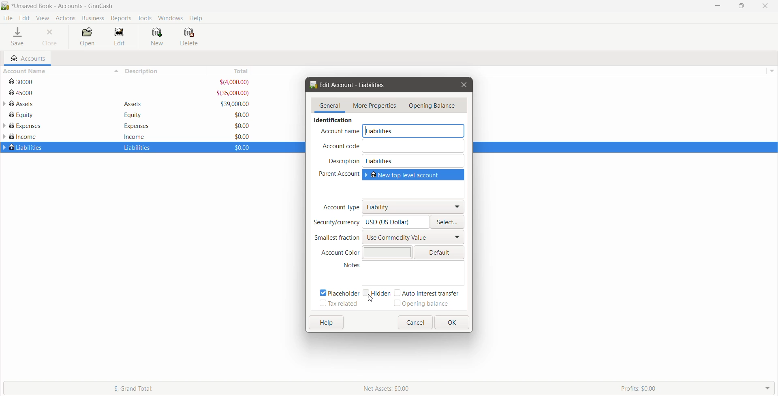 This screenshot has width=778, height=396. What do you see at coordinates (158, 37) in the screenshot?
I see `New` at bounding box center [158, 37].